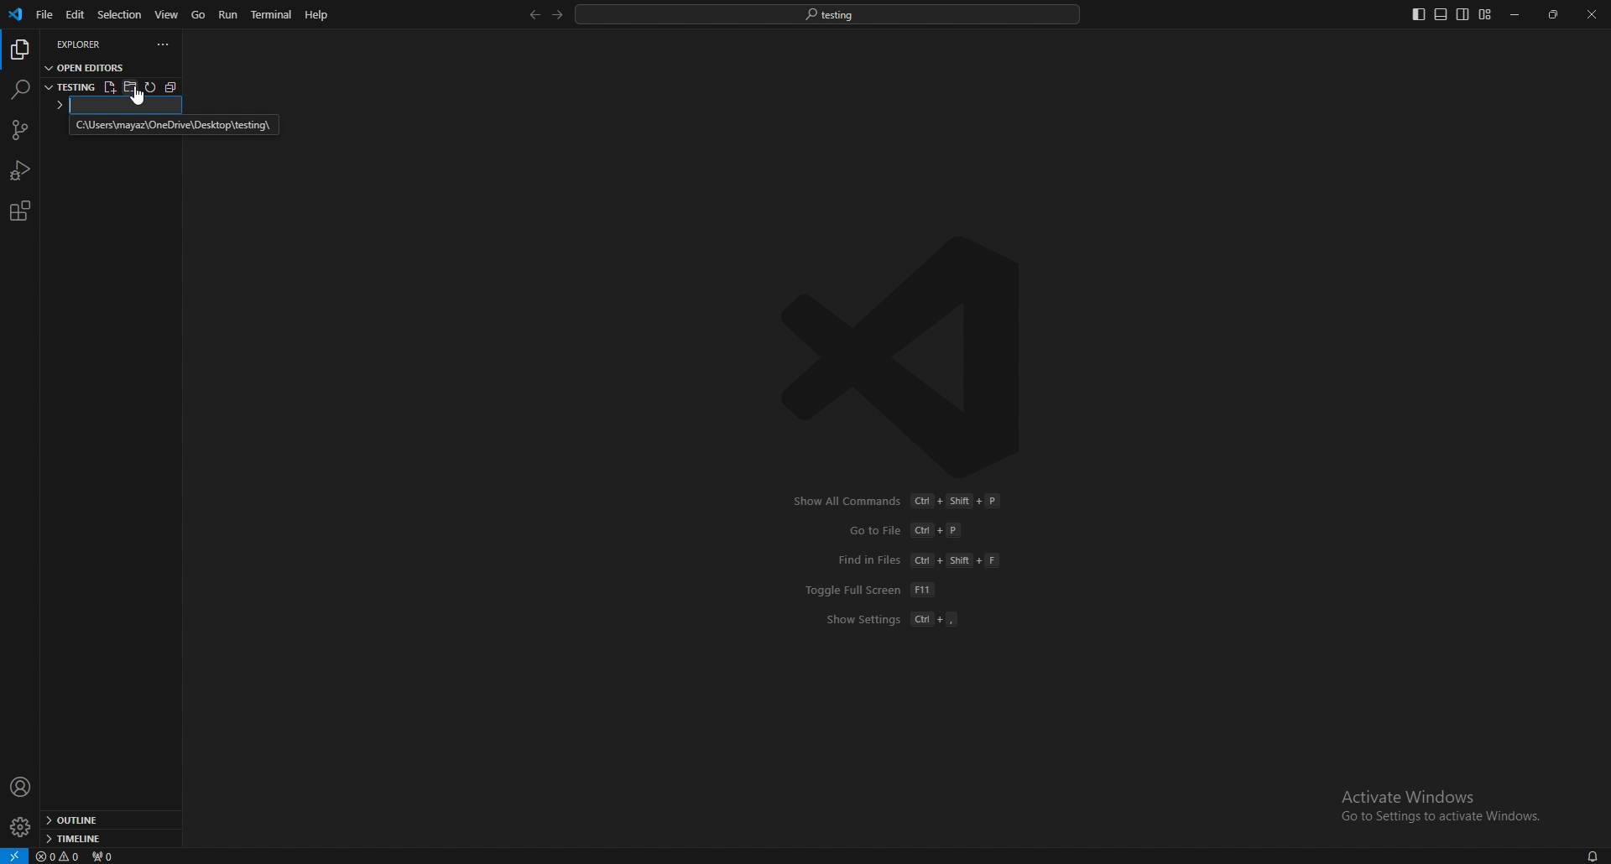 Image resolution: width=1611 pixels, height=864 pixels. What do you see at coordinates (133, 88) in the screenshot?
I see `new folder` at bounding box center [133, 88].